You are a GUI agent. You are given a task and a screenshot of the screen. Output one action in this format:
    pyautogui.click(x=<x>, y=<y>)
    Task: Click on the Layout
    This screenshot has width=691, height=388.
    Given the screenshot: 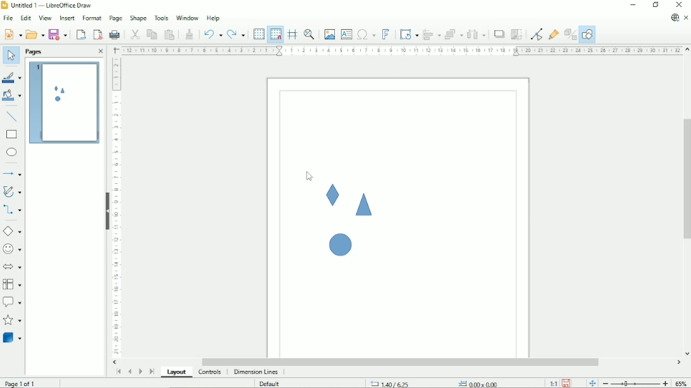 What is the action you would take?
    pyautogui.click(x=177, y=373)
    